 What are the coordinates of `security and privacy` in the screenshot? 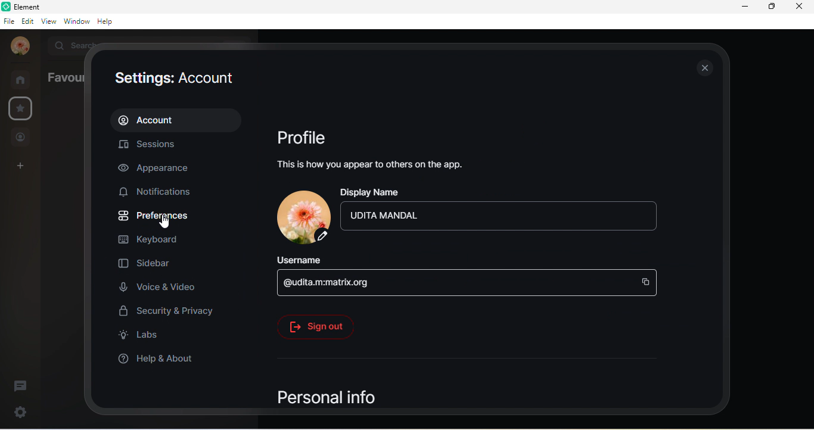 It's located at (168, 311).